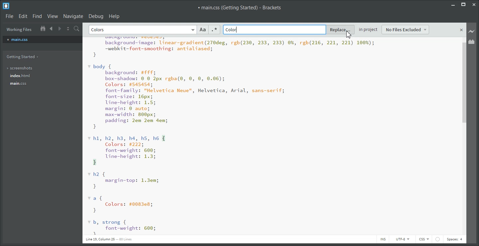 The width and height of the screenshot is (479, 246). I want to click on main.css, so click(24, 83).